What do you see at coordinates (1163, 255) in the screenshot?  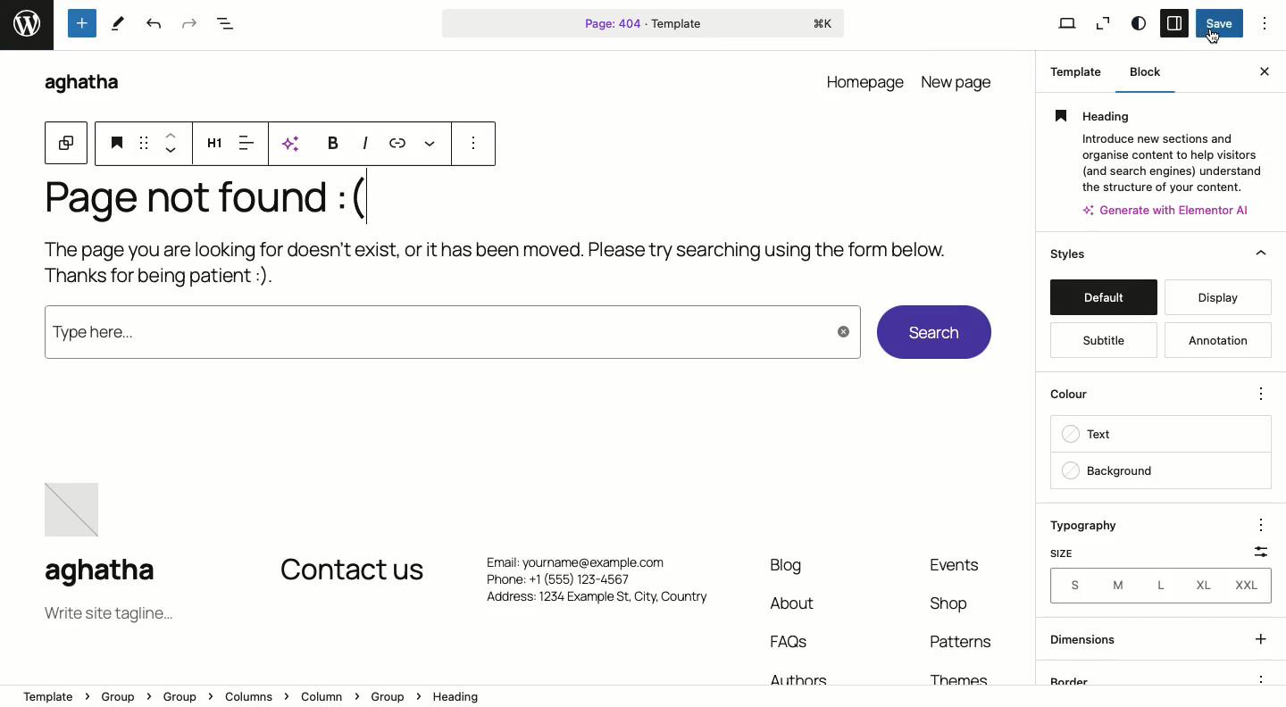 I see `Styles` at bounding box center [1163, 255].